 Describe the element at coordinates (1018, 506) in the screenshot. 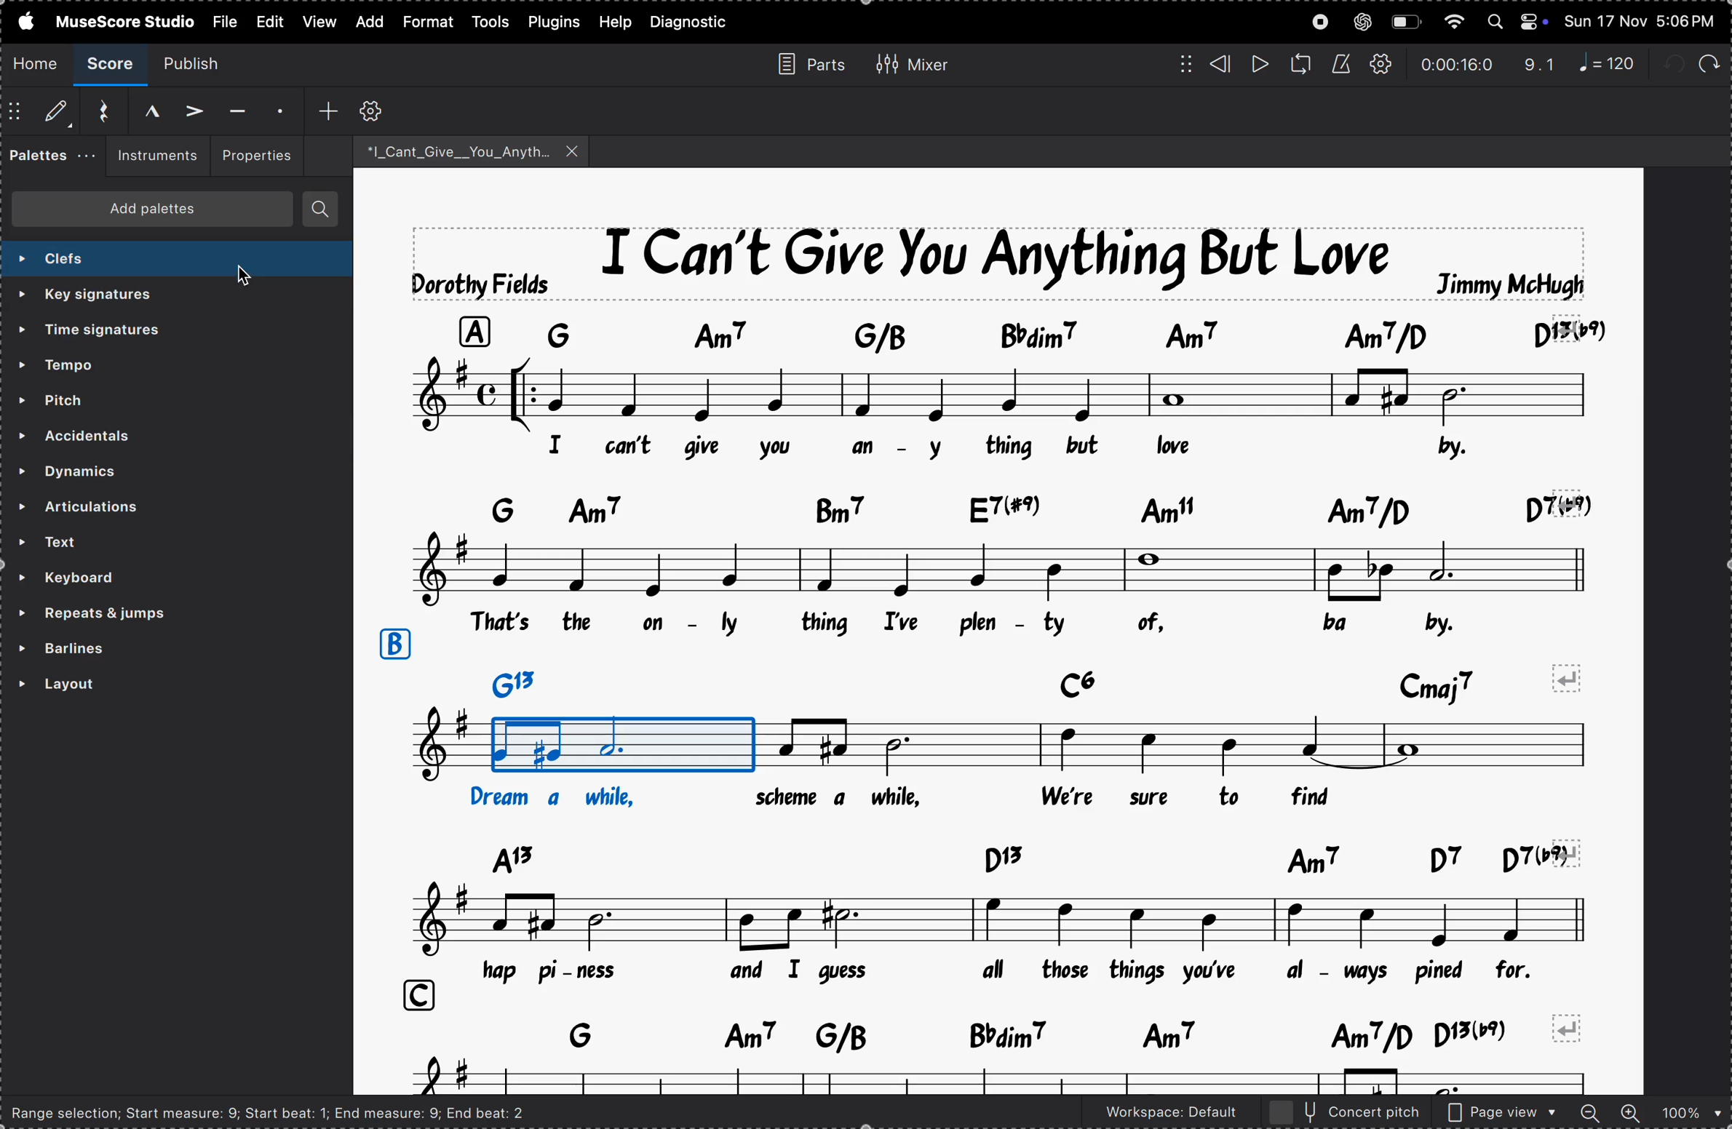

I see `key notes` at that location.